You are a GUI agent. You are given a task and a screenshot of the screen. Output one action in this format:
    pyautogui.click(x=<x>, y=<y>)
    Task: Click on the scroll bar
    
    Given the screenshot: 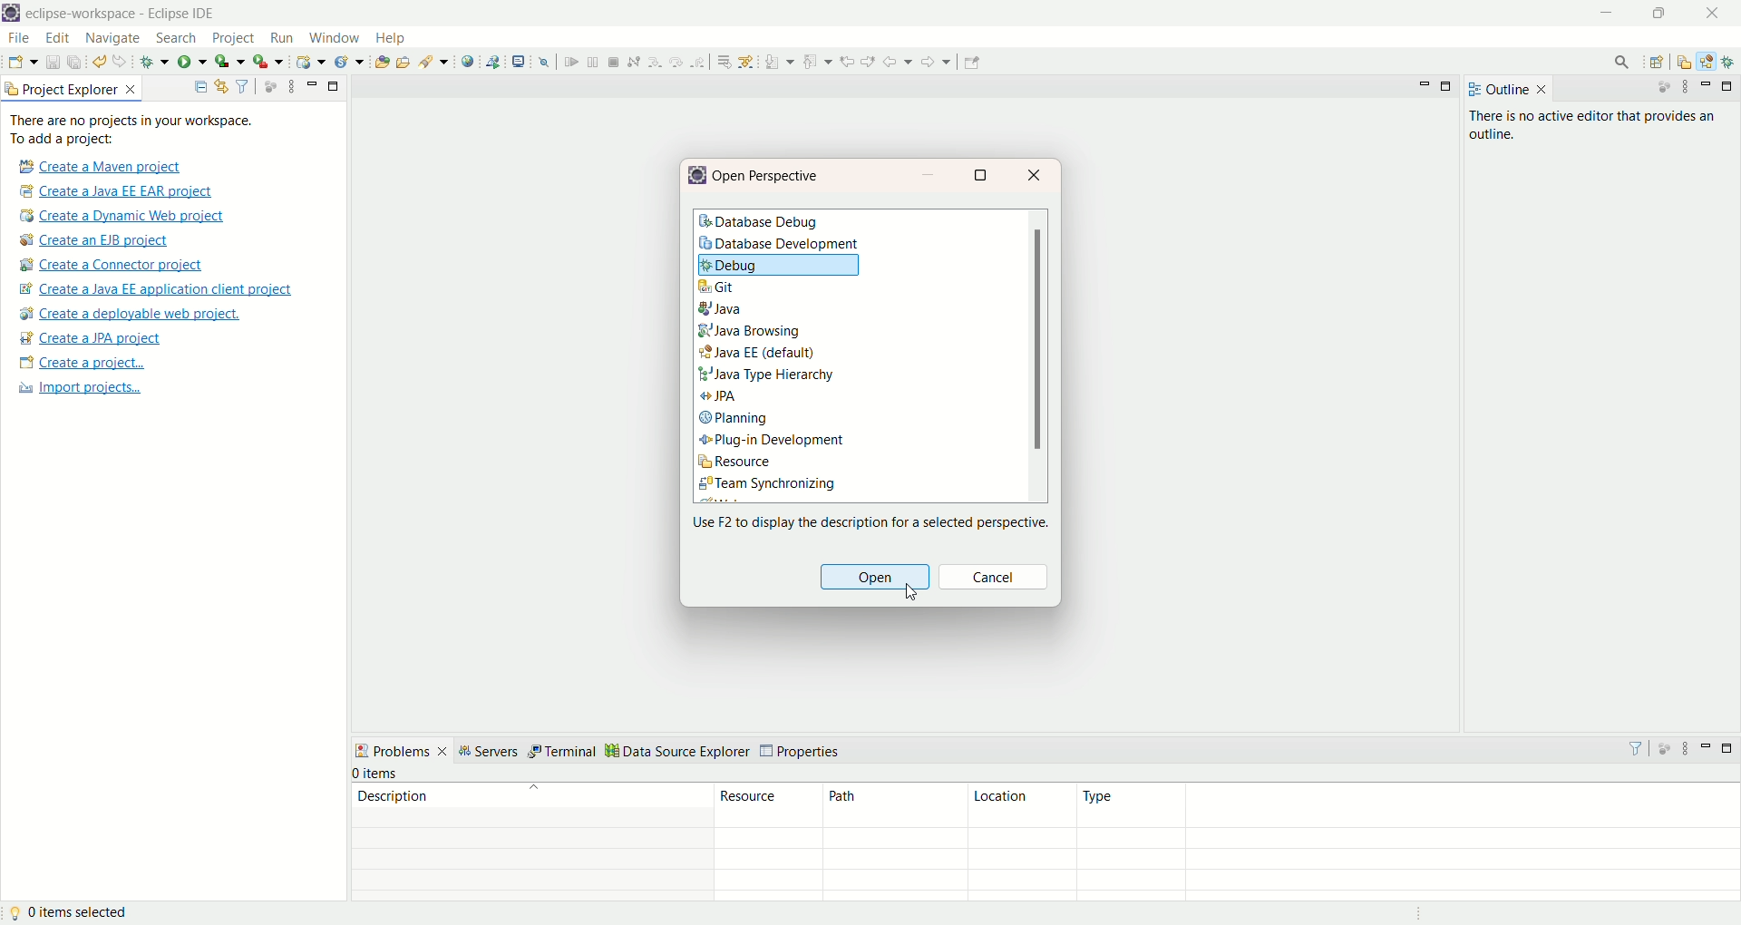 What is the action you would take?
    pyautogui.click(x=1036, y=355)
    